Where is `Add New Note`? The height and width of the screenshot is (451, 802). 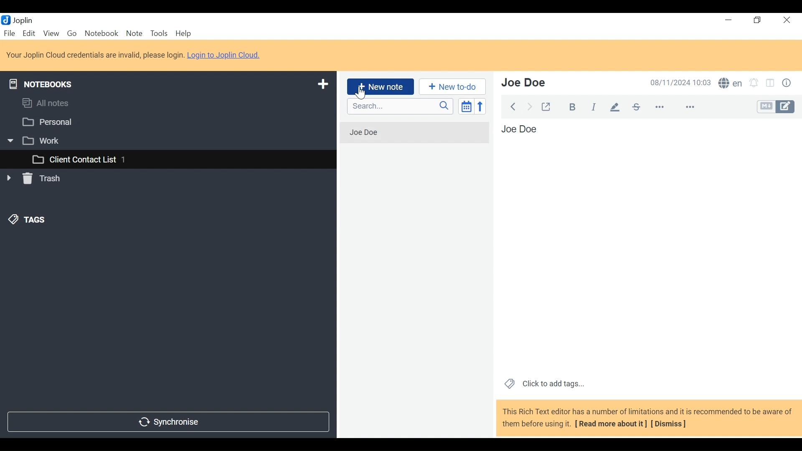
Add New Note is located at coordinates (380, 87).